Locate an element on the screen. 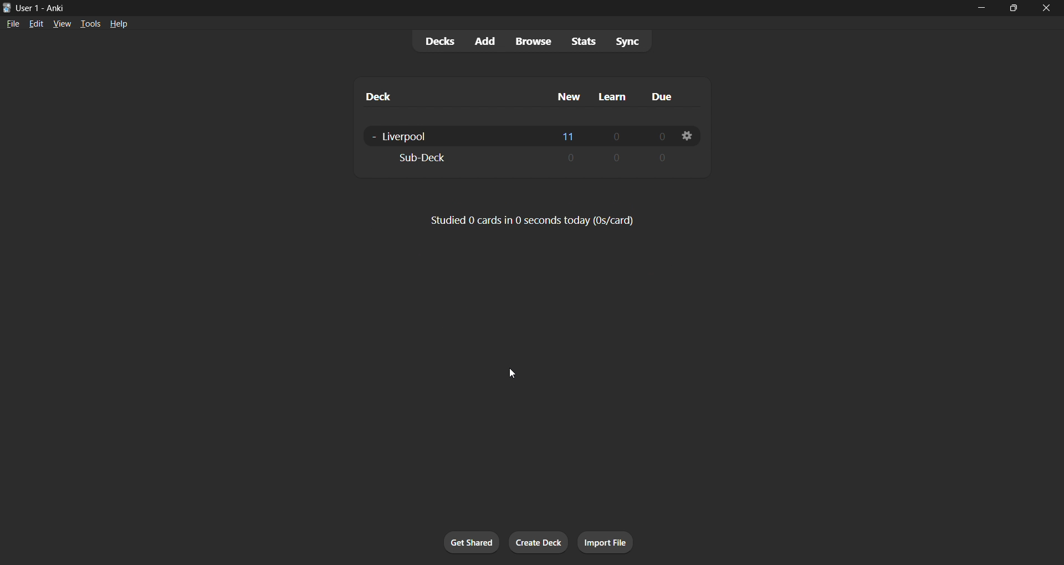 The height and width of the screenshot is (565, 1064). card stats is located at coordinates (535, 219).